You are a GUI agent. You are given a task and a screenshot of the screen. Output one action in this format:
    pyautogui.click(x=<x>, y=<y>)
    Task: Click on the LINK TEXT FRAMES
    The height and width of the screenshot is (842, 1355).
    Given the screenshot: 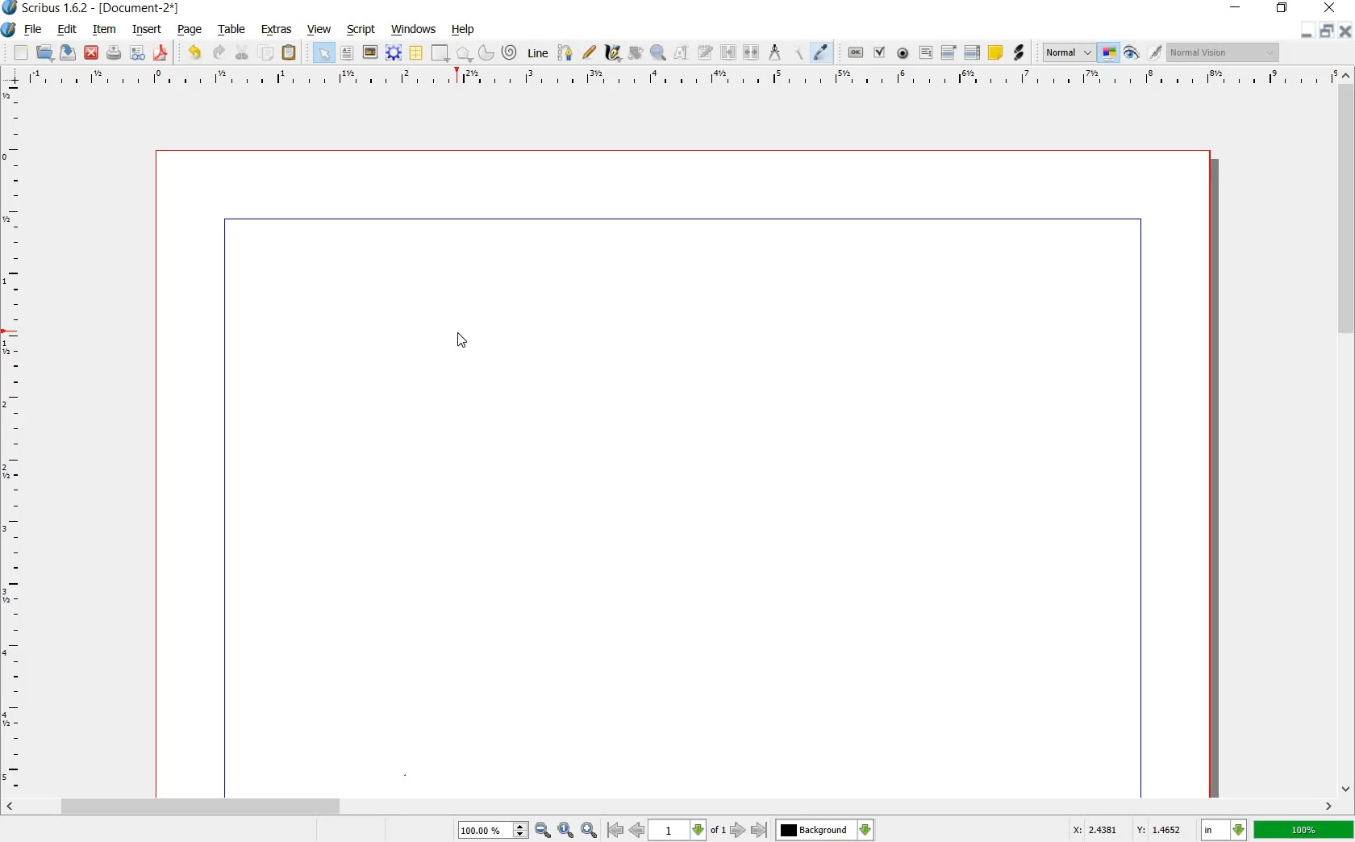 What is the action you would take?
    pyautogui.click(x=728, y=53)
    